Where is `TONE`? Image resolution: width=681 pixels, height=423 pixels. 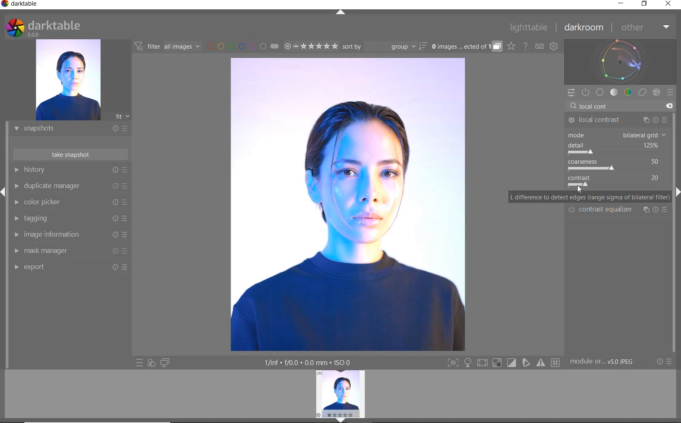
TONE is located at coordinates (615, 92).